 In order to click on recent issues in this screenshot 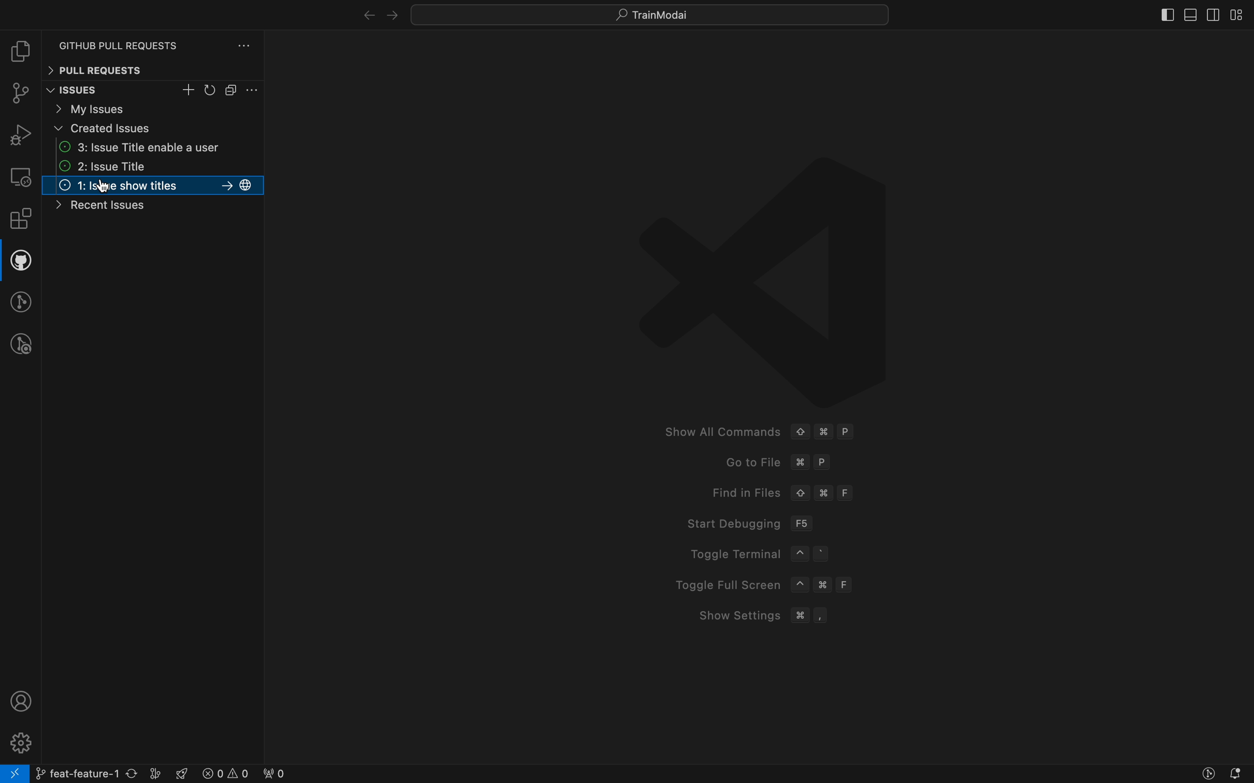, I will do `click(153, 147)`.